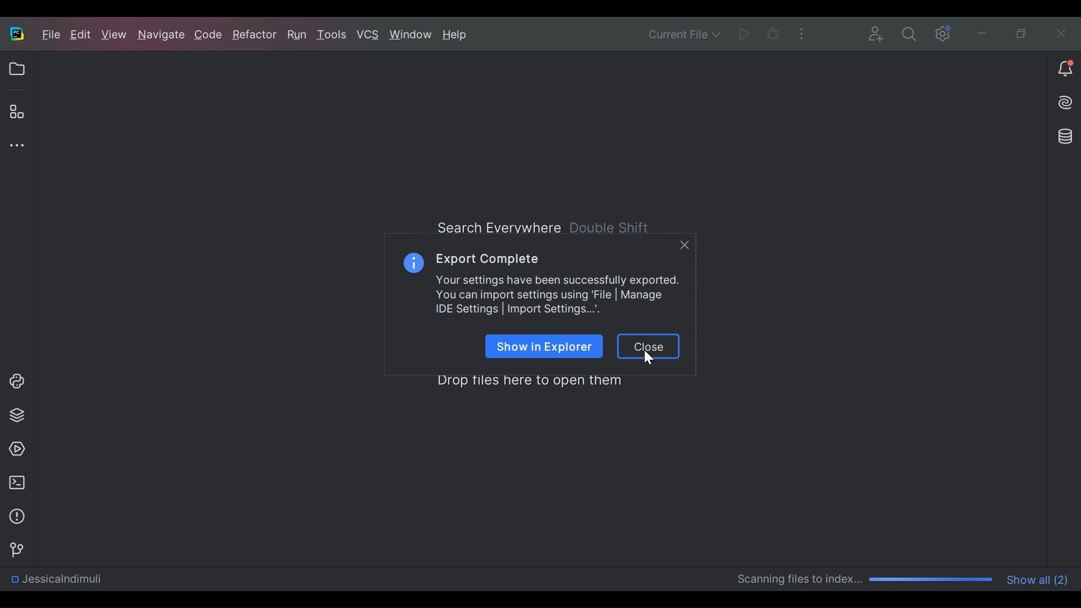 Image resolution: width=1081 pixels, height=608 pixels. What do you see at coordinates (743, 33) in the screenshot?
I see `Run` at bounding box center [743, 33].